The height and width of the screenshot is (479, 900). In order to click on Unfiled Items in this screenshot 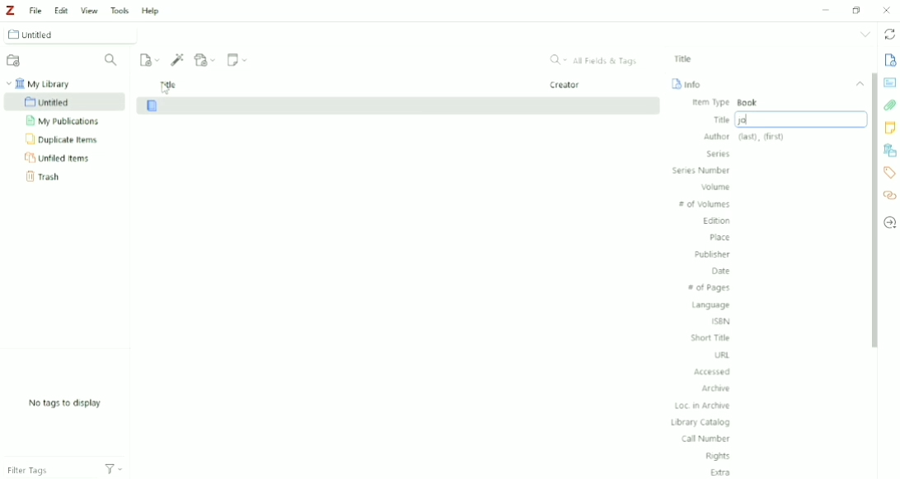, I will do `click(60, 158)`.